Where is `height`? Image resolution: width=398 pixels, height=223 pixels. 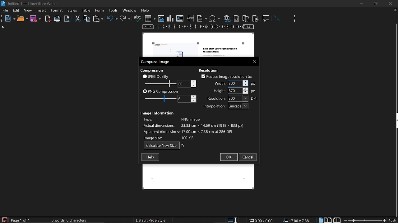 height is located at coordinates (234, 90).